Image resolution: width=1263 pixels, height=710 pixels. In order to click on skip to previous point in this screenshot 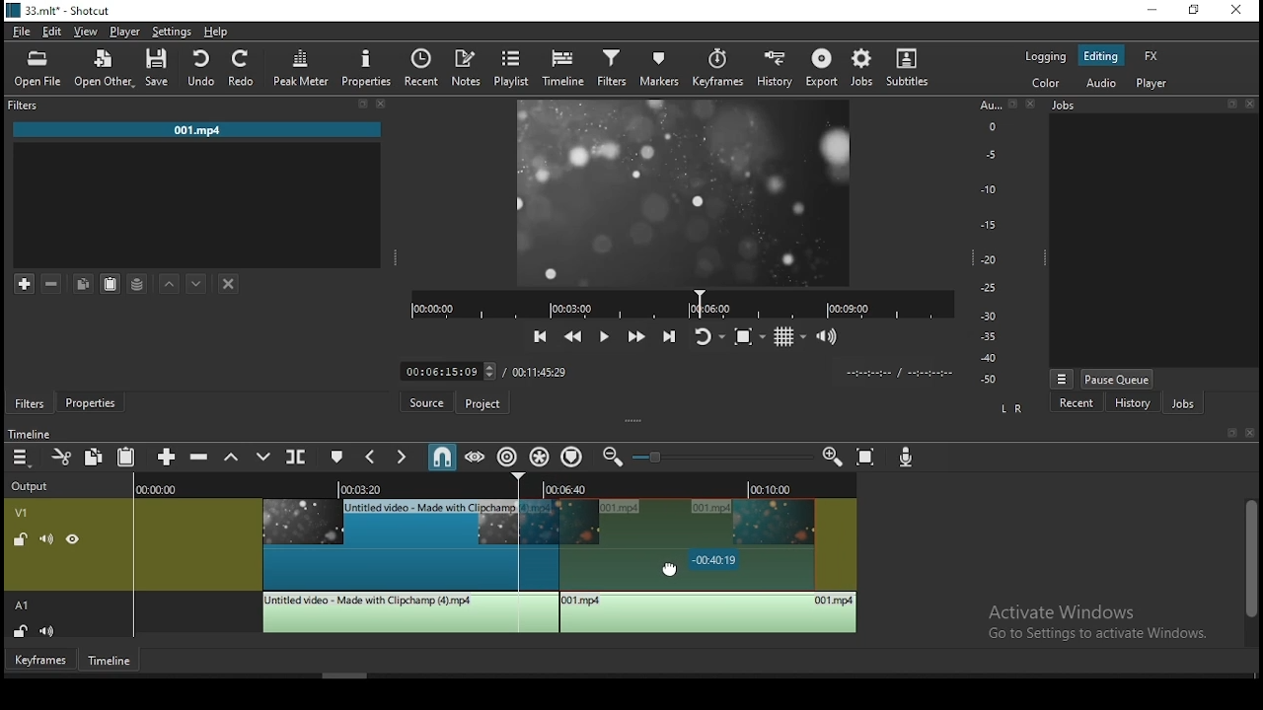, I will do `click(540, 333)`.